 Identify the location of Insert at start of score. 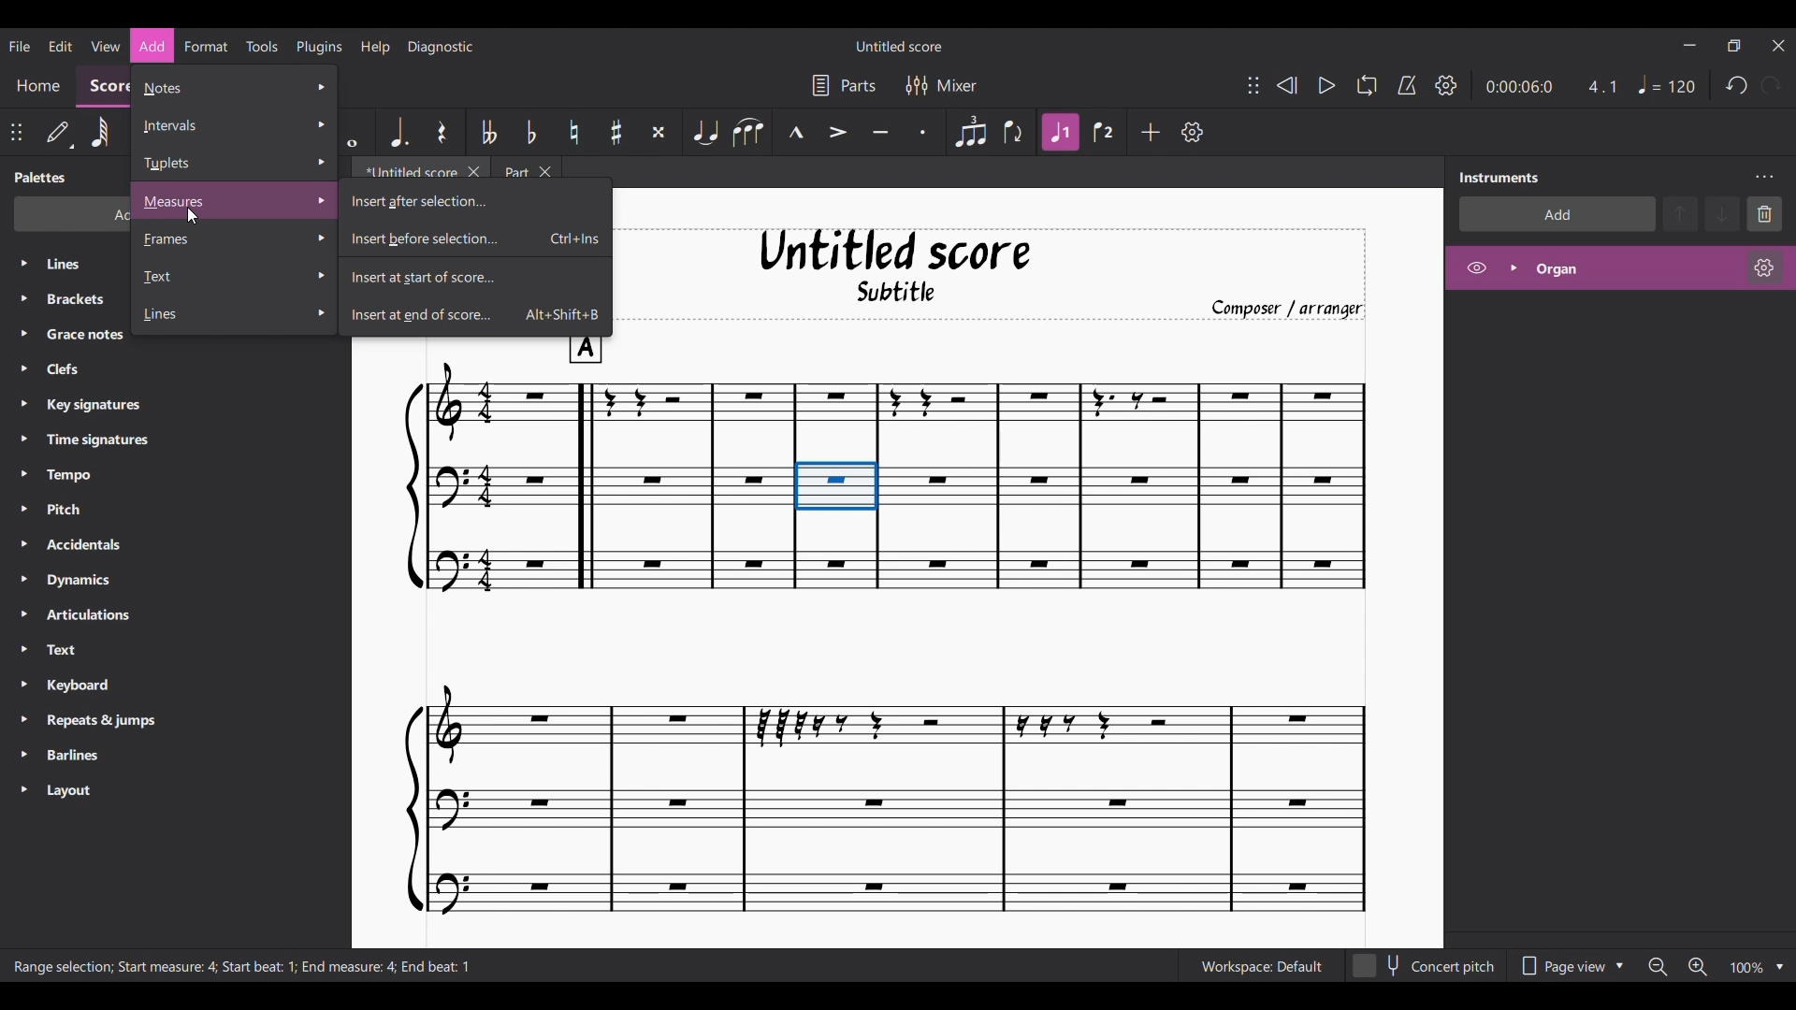
(475, 277).